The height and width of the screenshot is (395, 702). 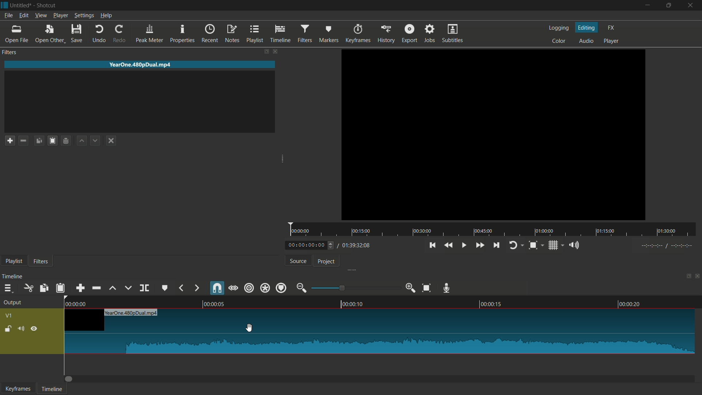 I want to click on close app, so click(x=691, y=5).